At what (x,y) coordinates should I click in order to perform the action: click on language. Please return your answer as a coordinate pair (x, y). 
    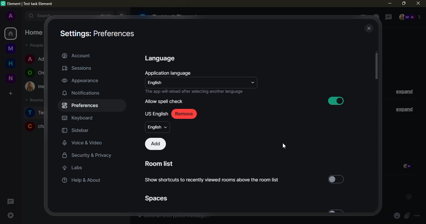
    Looking at the image, I should click on (160, 59).